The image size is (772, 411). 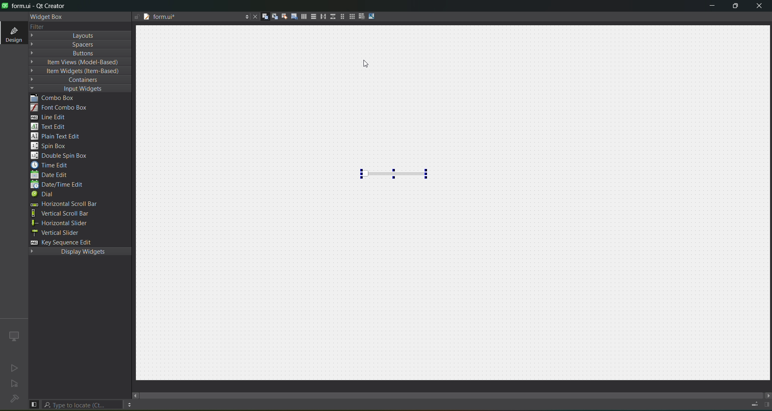 What do you see at coordinates (760, 6) in the screenshot?
I see `close` at bounding box center [760, 6].